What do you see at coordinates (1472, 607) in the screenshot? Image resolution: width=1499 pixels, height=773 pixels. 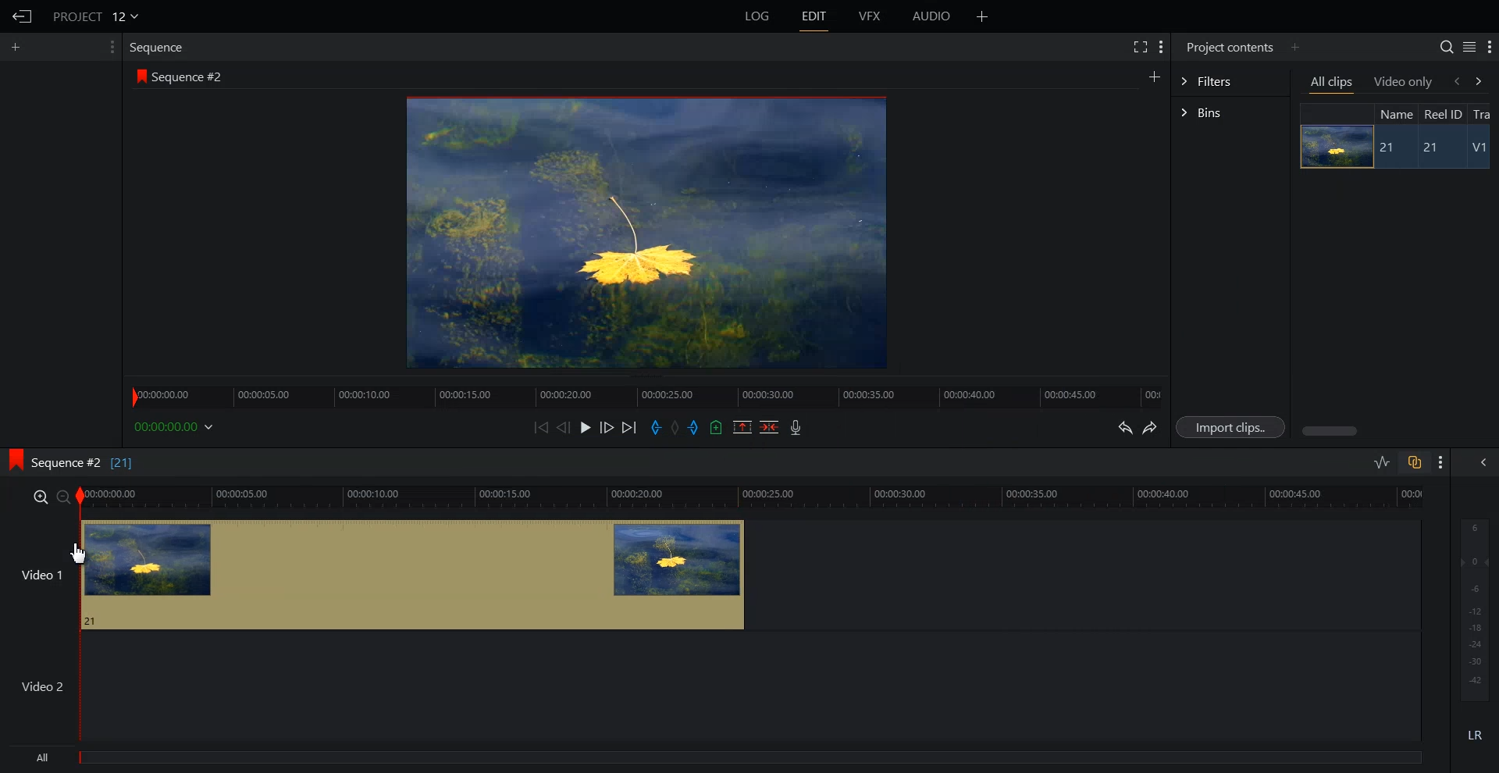 I see `Audio output level` at bounding box center [1472, 607].